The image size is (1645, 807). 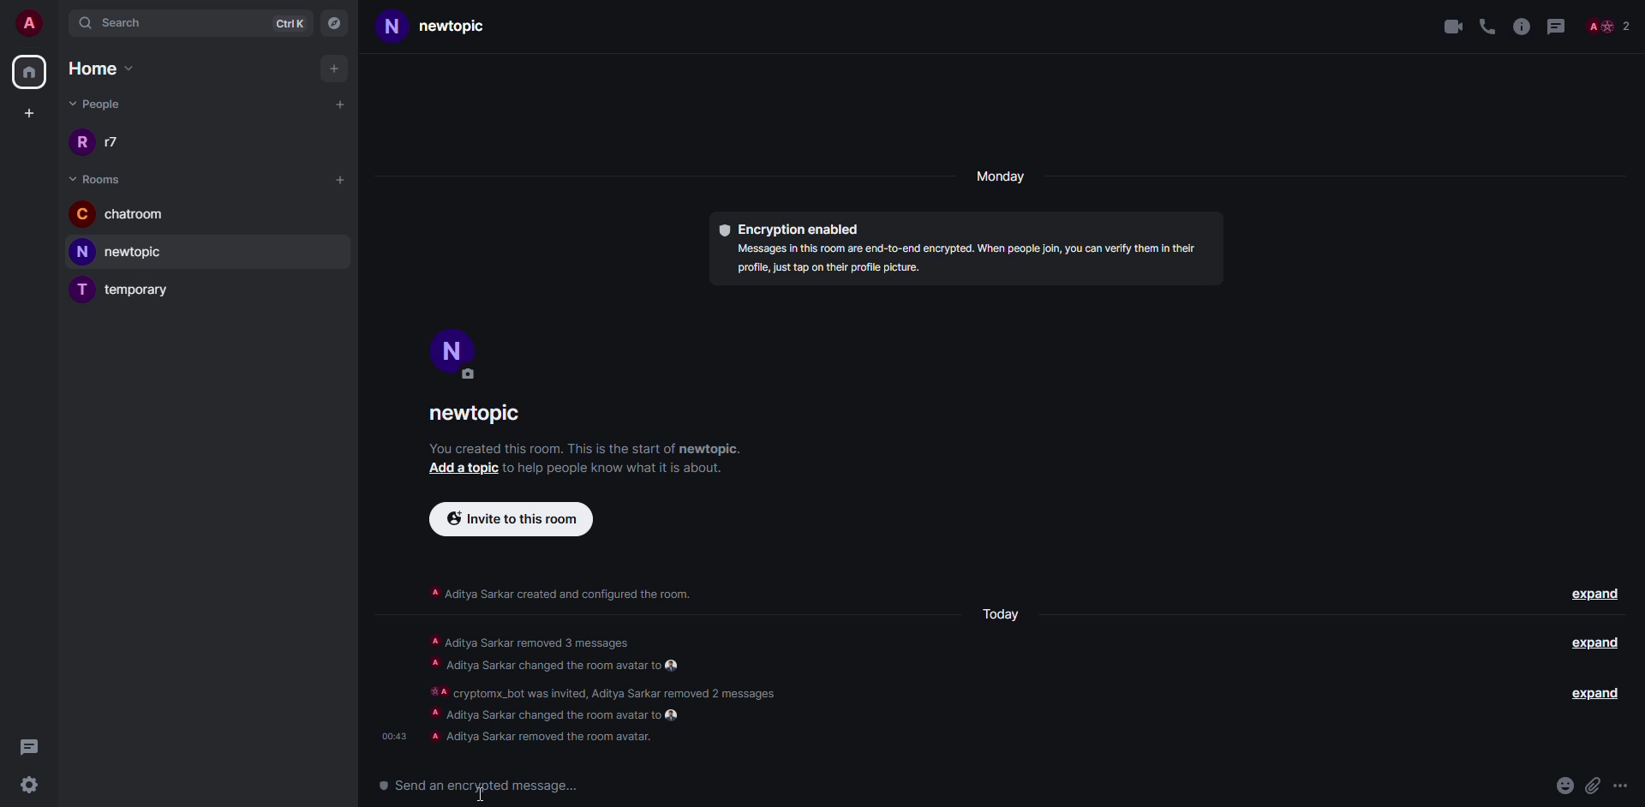 I want to click on expand, so click(x=1595, y=645).